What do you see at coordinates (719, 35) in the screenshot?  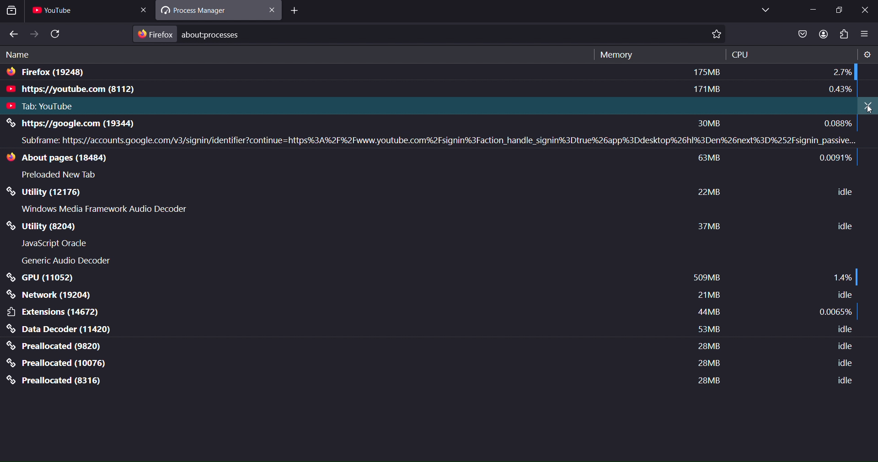 I see `bookmark page` at bounding box center [719, 35].